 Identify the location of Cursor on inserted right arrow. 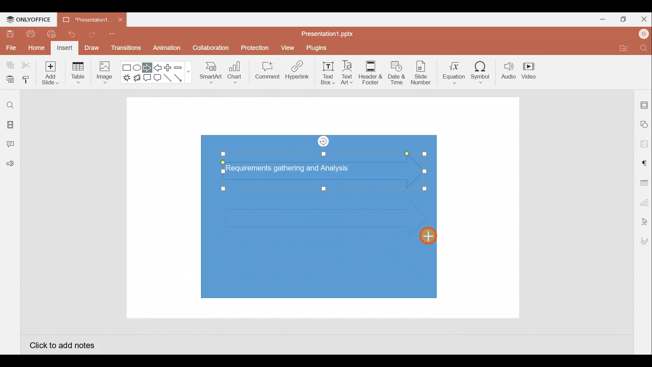
(428, 239).